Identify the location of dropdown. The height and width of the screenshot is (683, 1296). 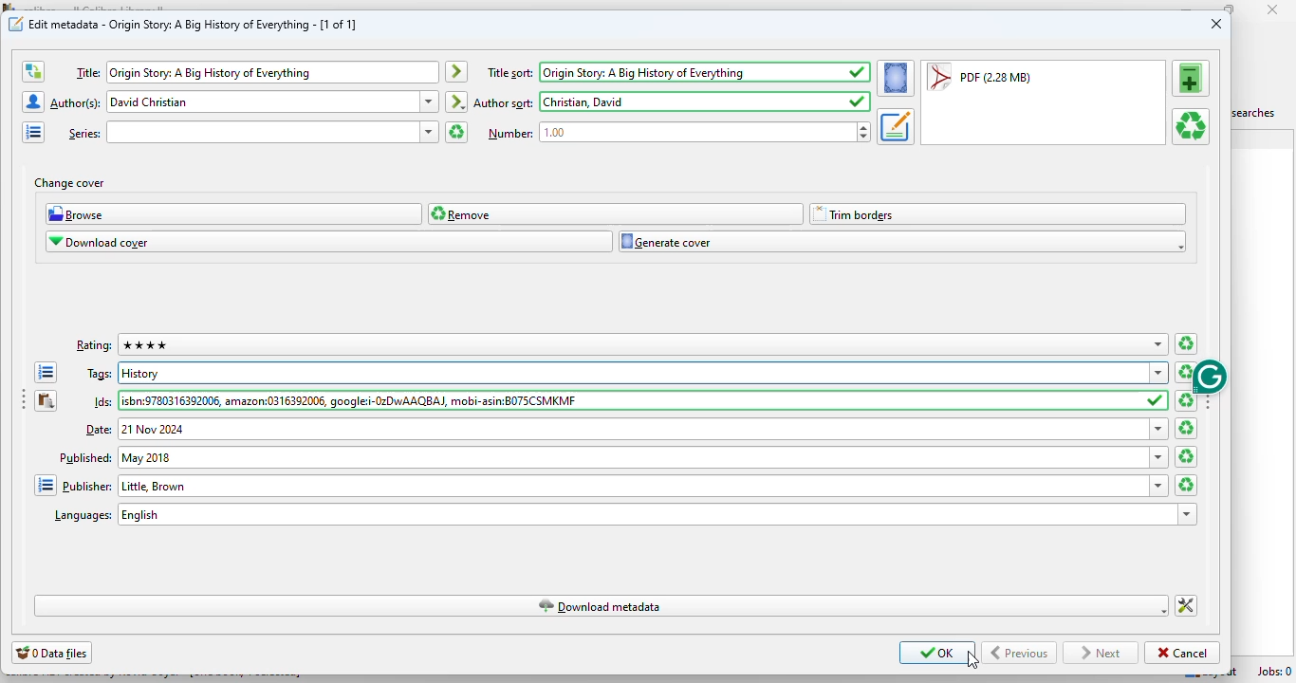
(429, 132).